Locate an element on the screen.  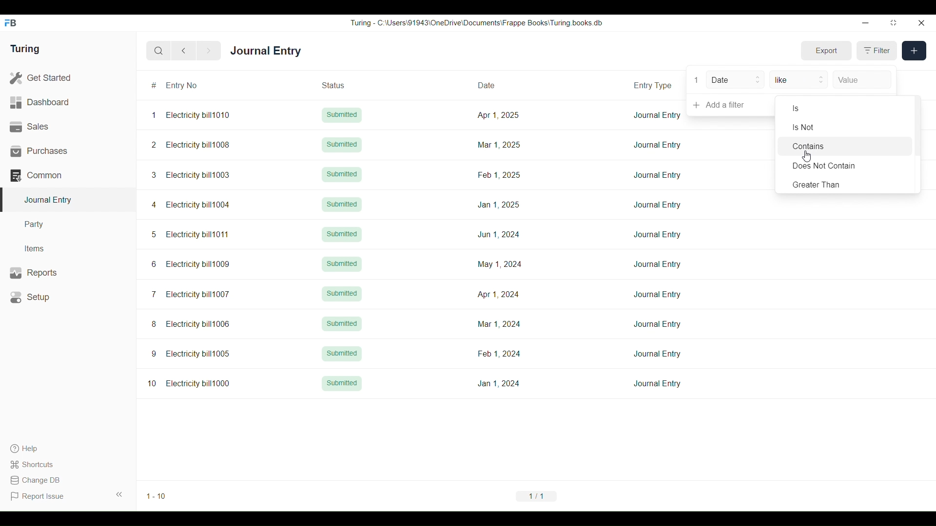
Filter is located at coordinates (877, 51).